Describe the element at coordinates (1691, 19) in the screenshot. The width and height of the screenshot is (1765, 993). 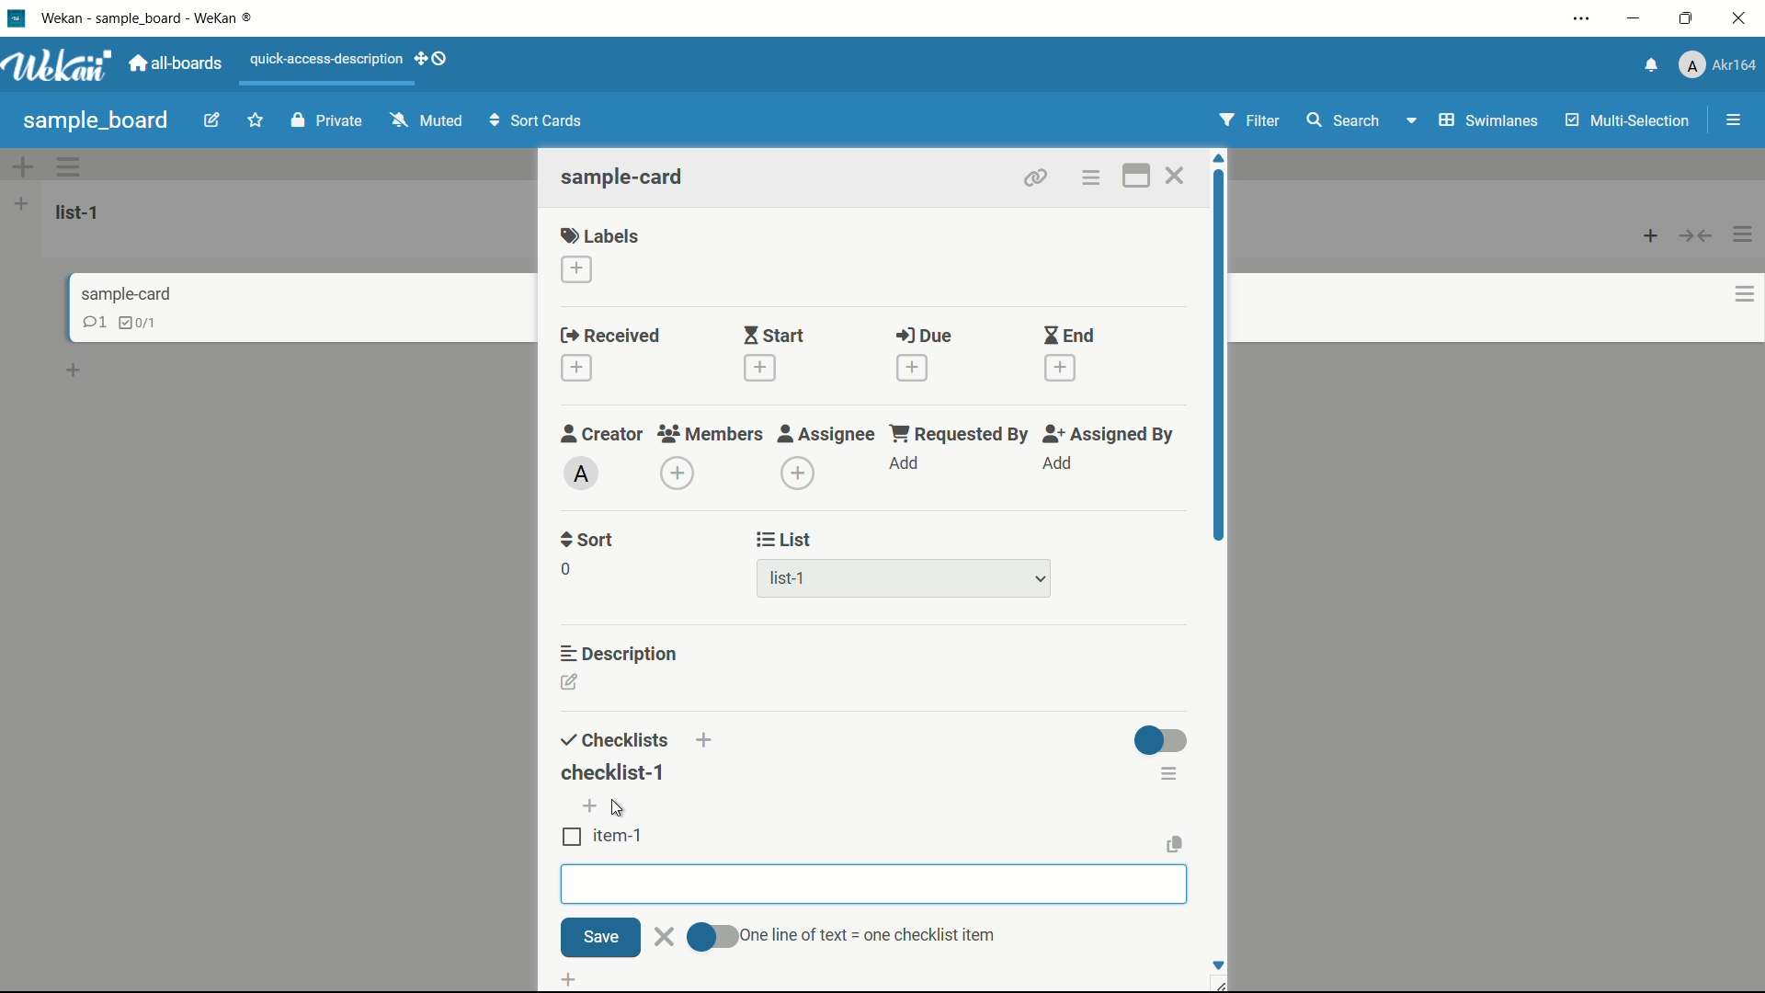
I see `maximize` at that location.